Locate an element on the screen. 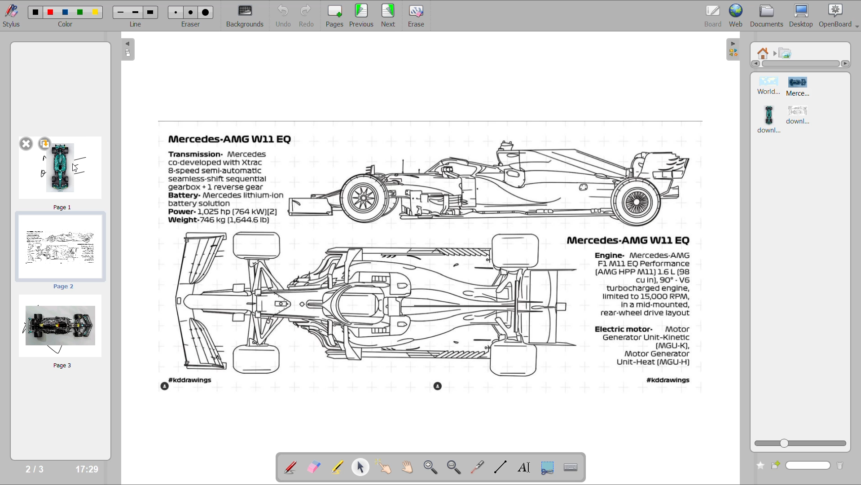  previous is located at coordinates (362, 16).